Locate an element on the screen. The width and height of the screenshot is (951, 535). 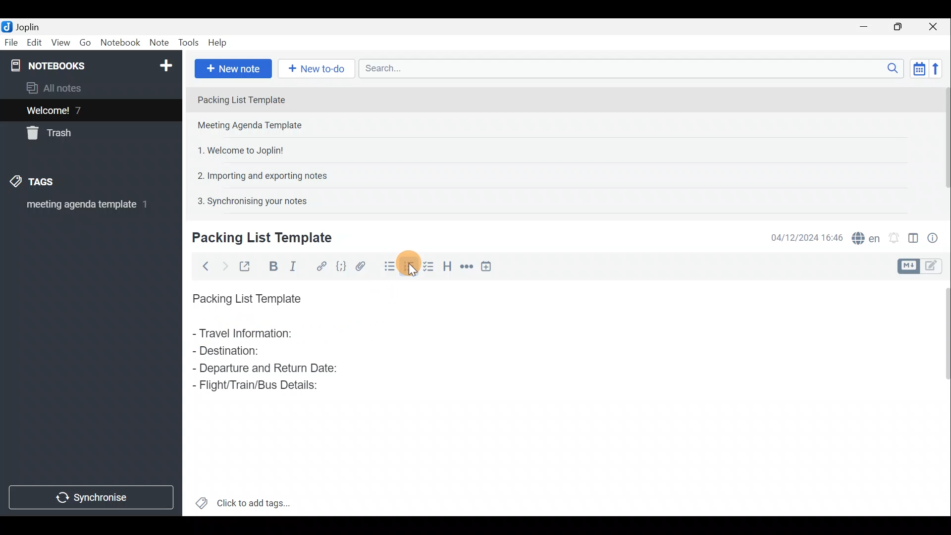
Synchronise is located at coordinates (93, 499).